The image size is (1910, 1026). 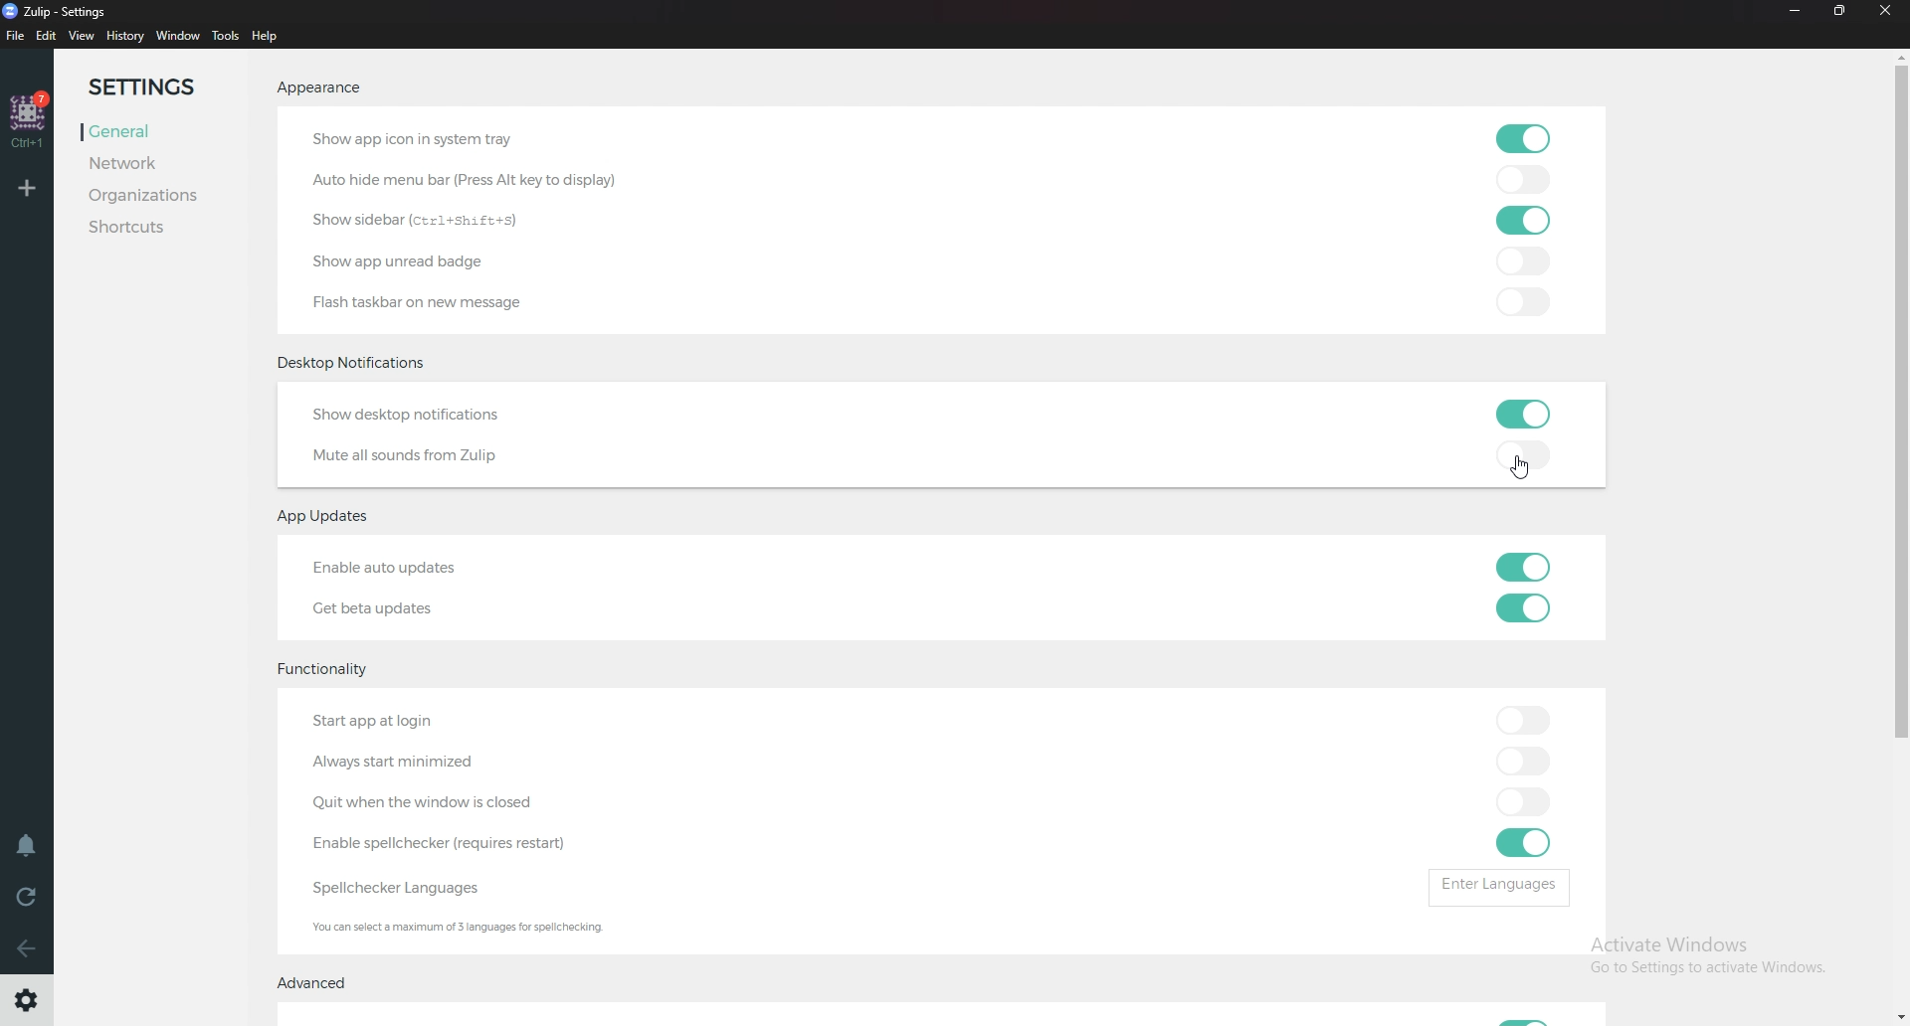 I want to click on title, so click(x=61, y=13).